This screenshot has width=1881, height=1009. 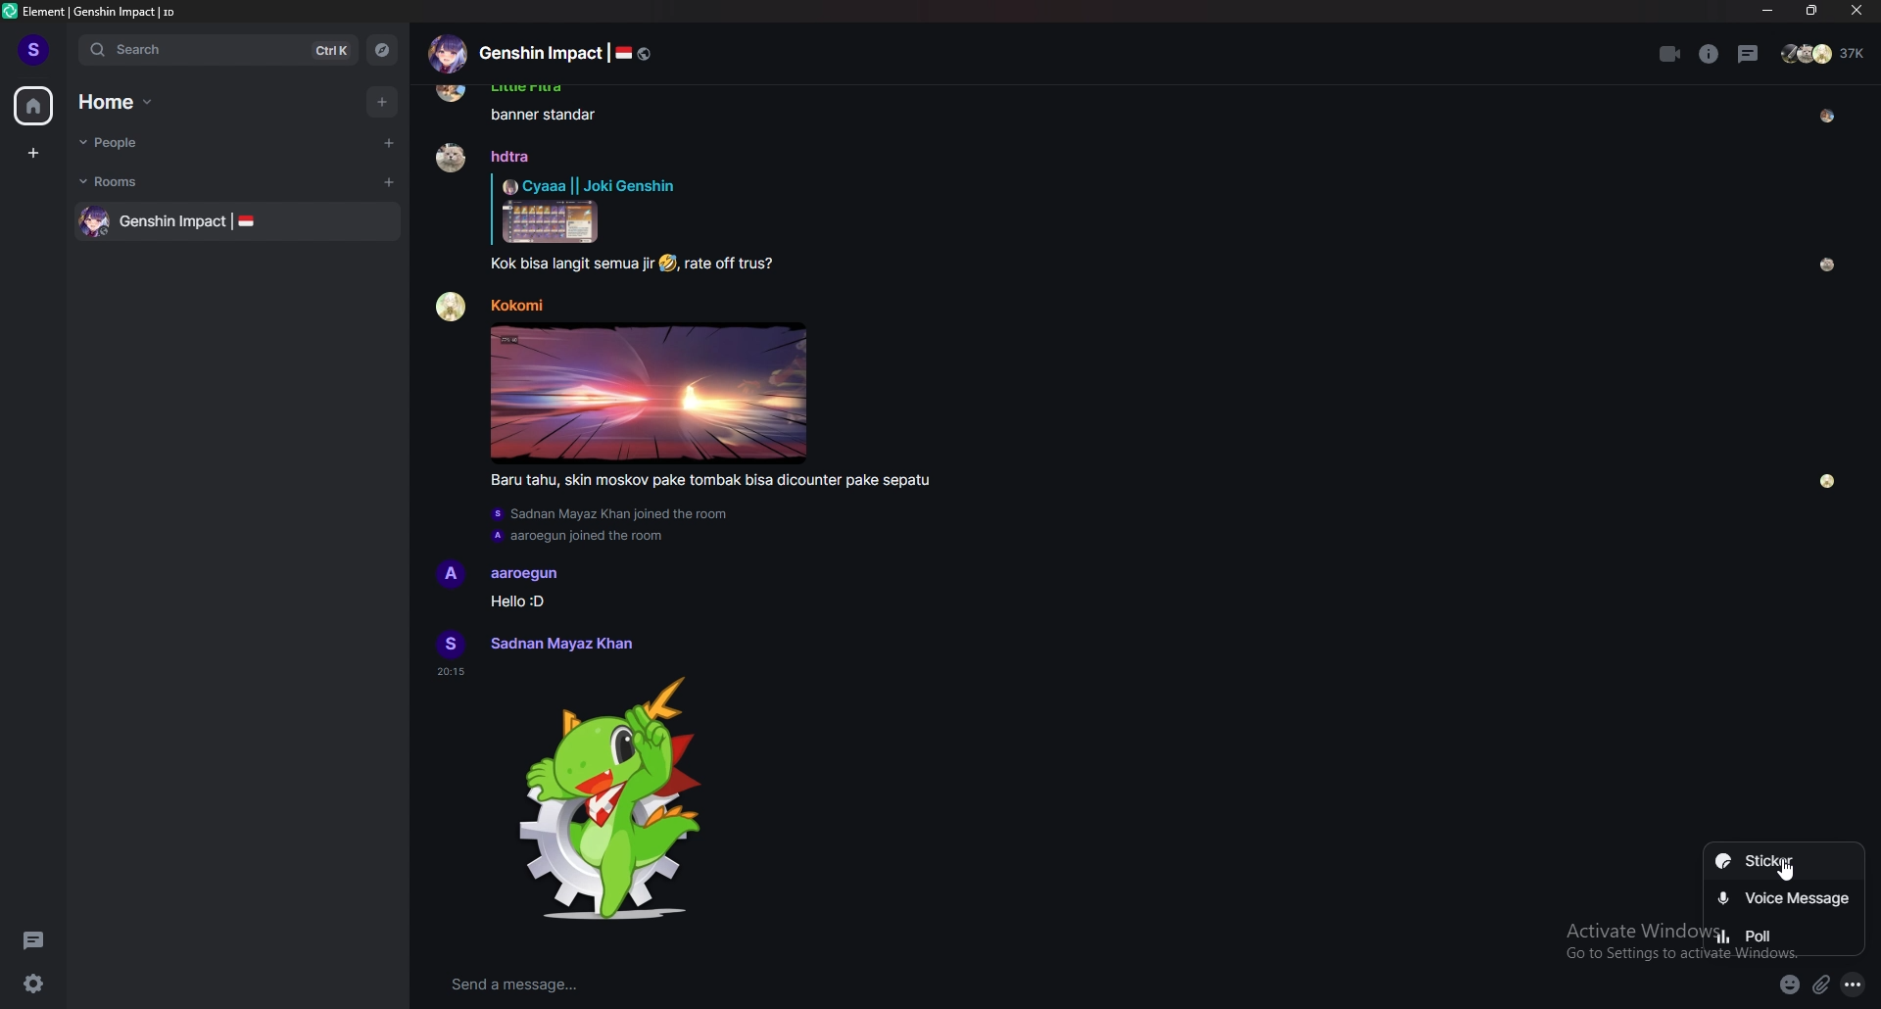 What do you see at coordinates (609, 799) in the screenshot?
I see `Kongi admins sticker` at bounding box center [609, 799].